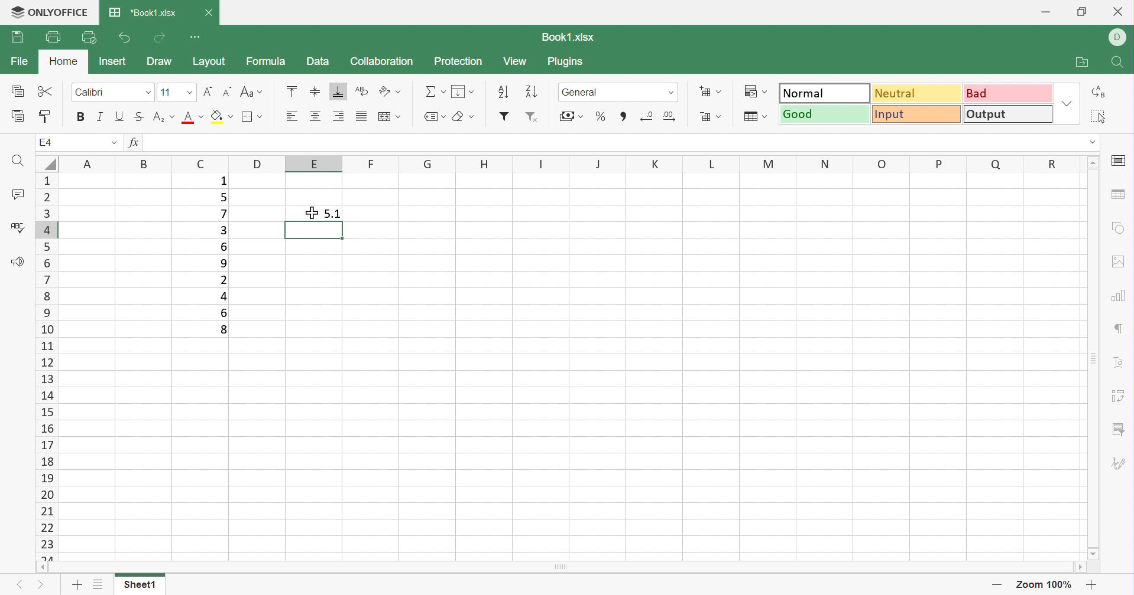 The image size is (1134, 595). Describe the element at coordinates (221, 214) in the screenshot. I see `7` at that location.